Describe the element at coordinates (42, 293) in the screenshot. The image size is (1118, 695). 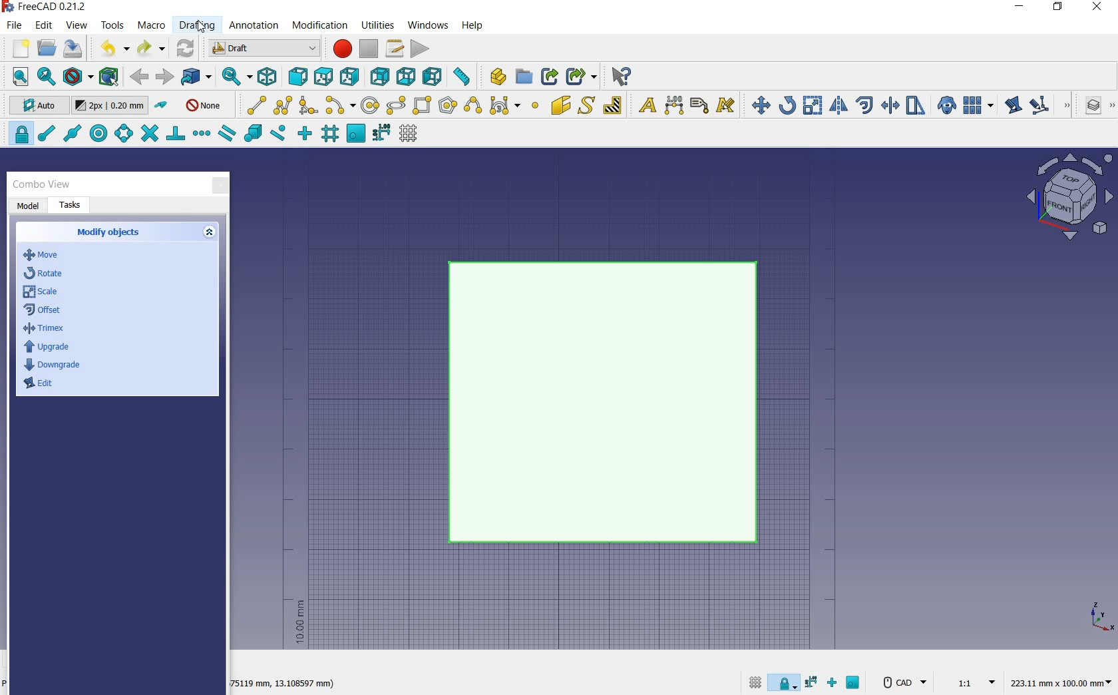
I see `scale` at that location.